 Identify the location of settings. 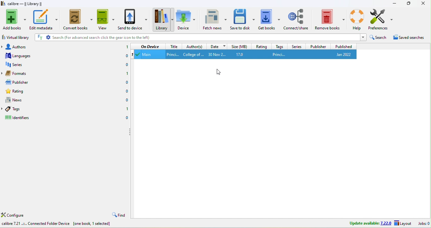
(48, 37).